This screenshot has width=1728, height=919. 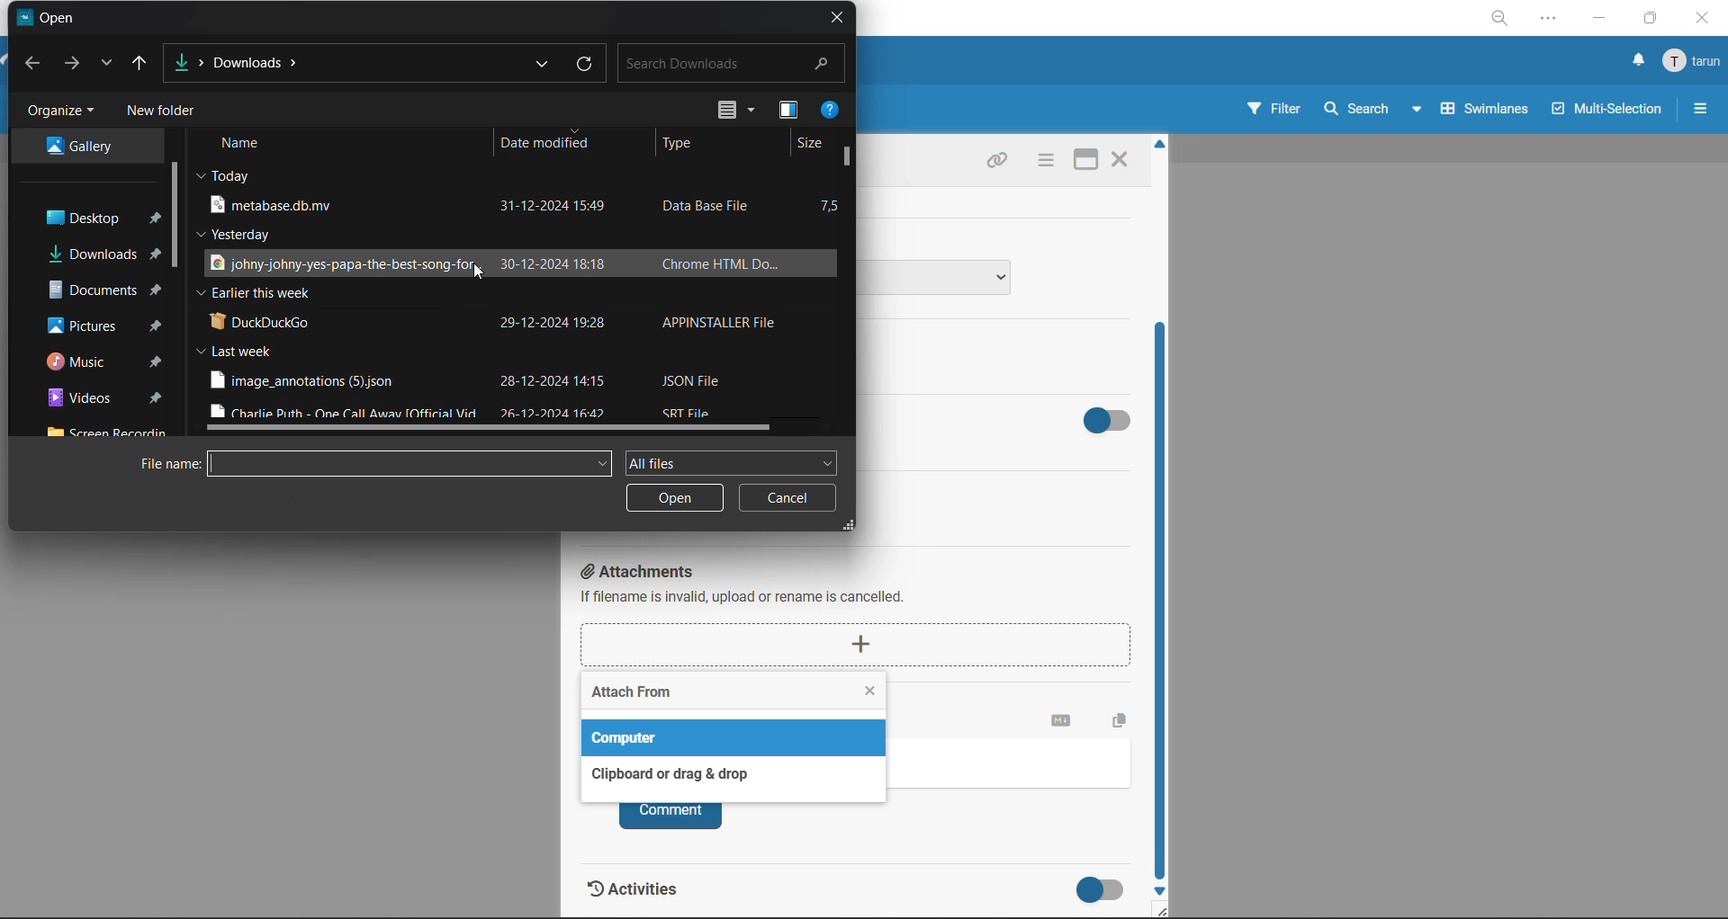 I want to click on copy link, so click(x=996, y=163).